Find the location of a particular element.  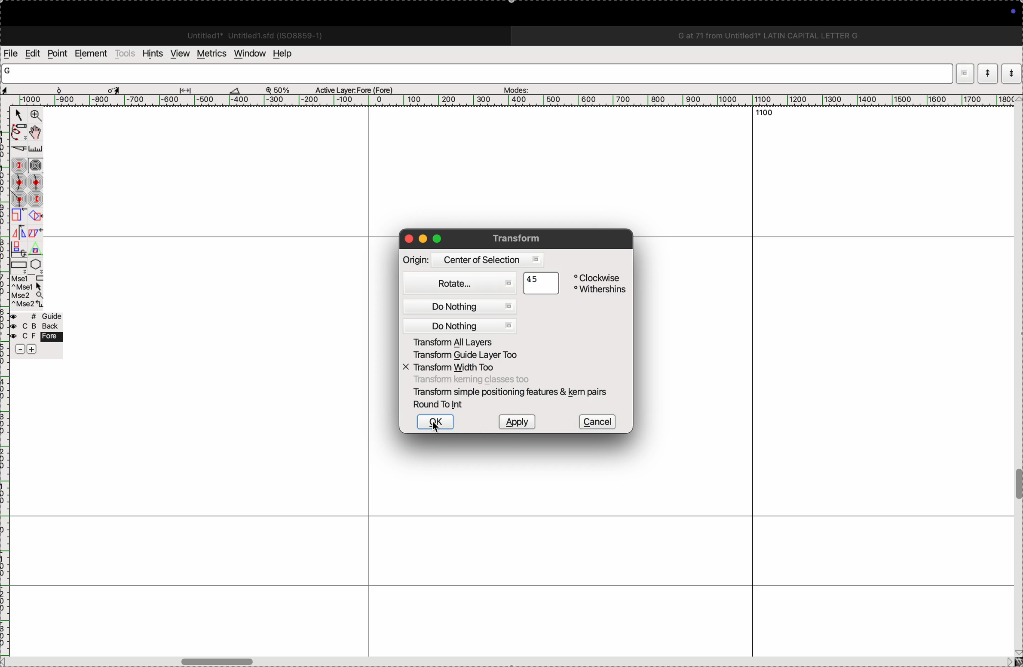

corner is located at coordinates (20, 199).